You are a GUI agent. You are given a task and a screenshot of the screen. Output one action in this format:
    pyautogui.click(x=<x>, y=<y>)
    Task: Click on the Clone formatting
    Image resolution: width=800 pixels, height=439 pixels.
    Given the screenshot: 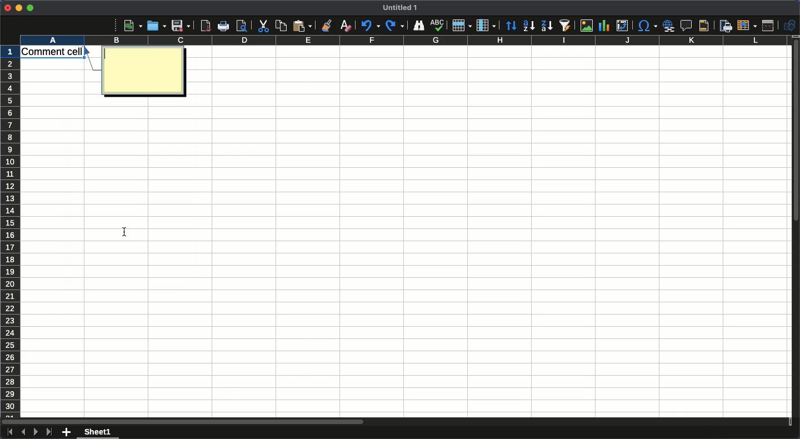 What is the action you would take?
    pyautogui.click(x=326, y=24)
    